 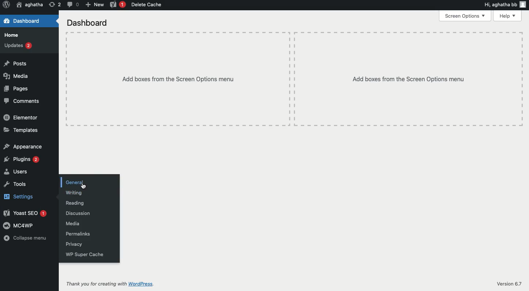 I want to click on Media, so click(x=16, y=76).